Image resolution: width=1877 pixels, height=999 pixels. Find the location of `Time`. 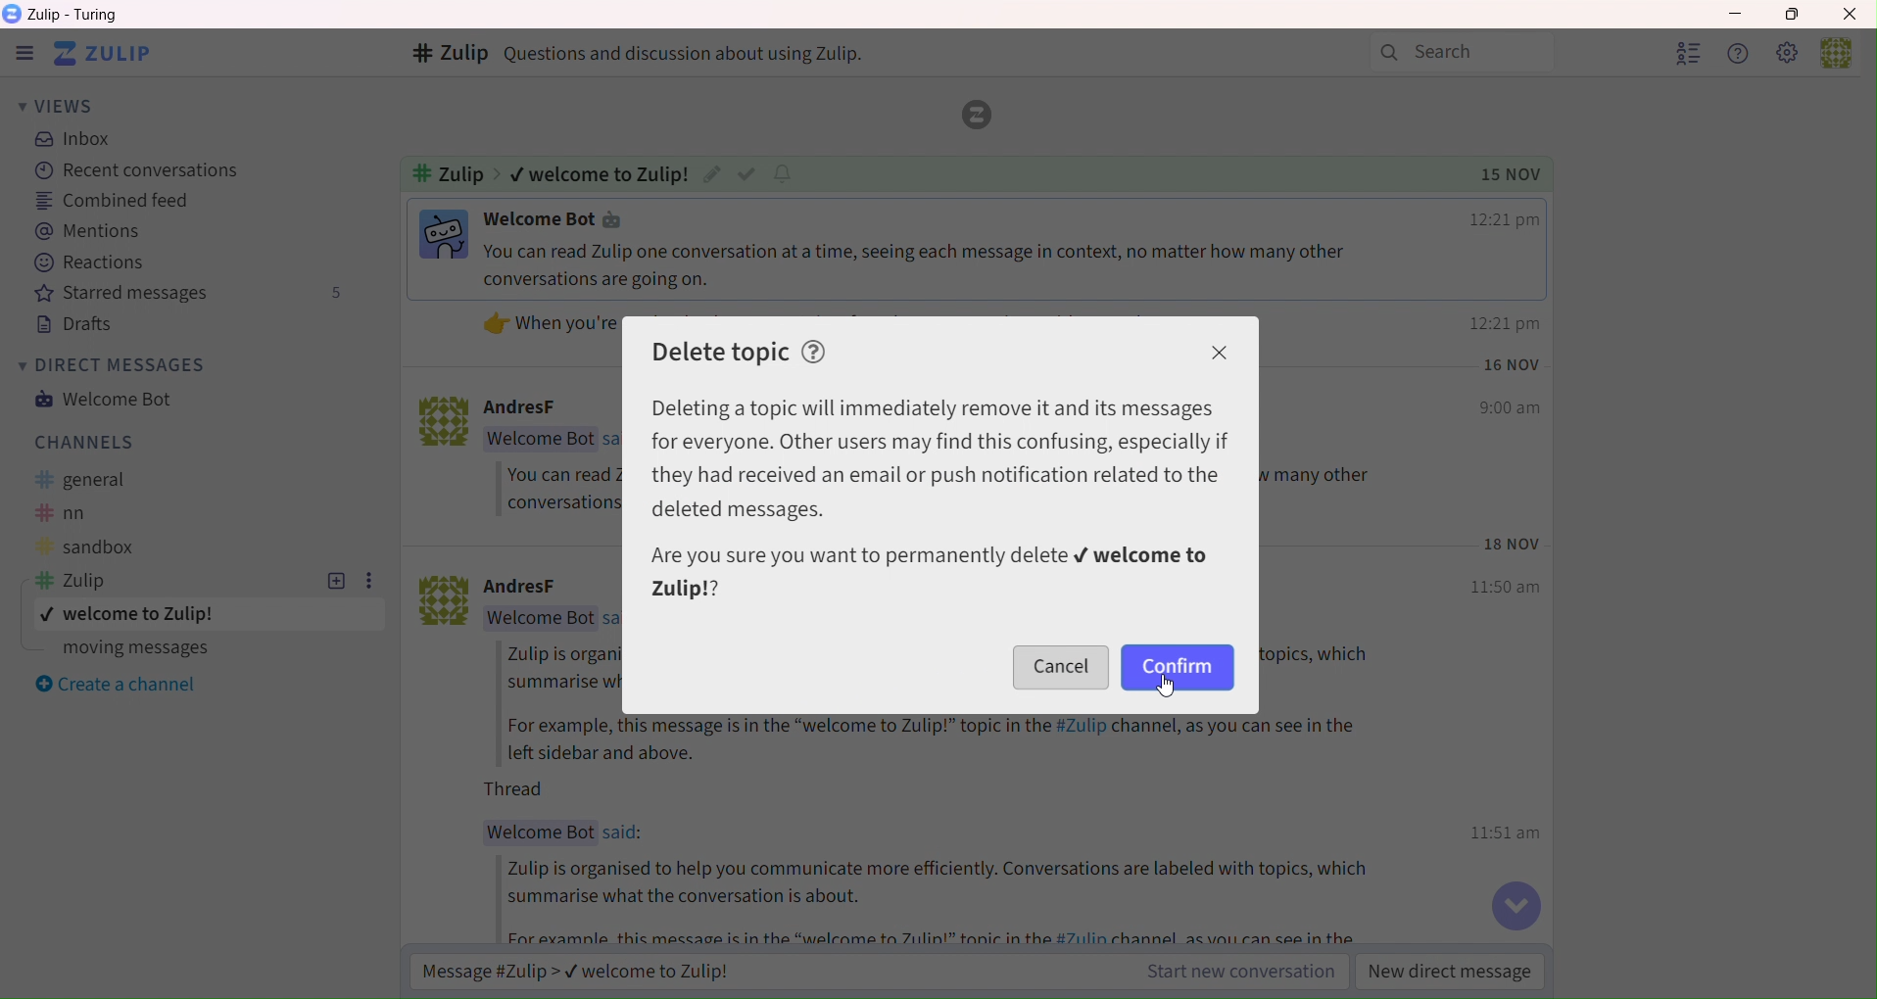

Time is located at coordinates (1507, 586).